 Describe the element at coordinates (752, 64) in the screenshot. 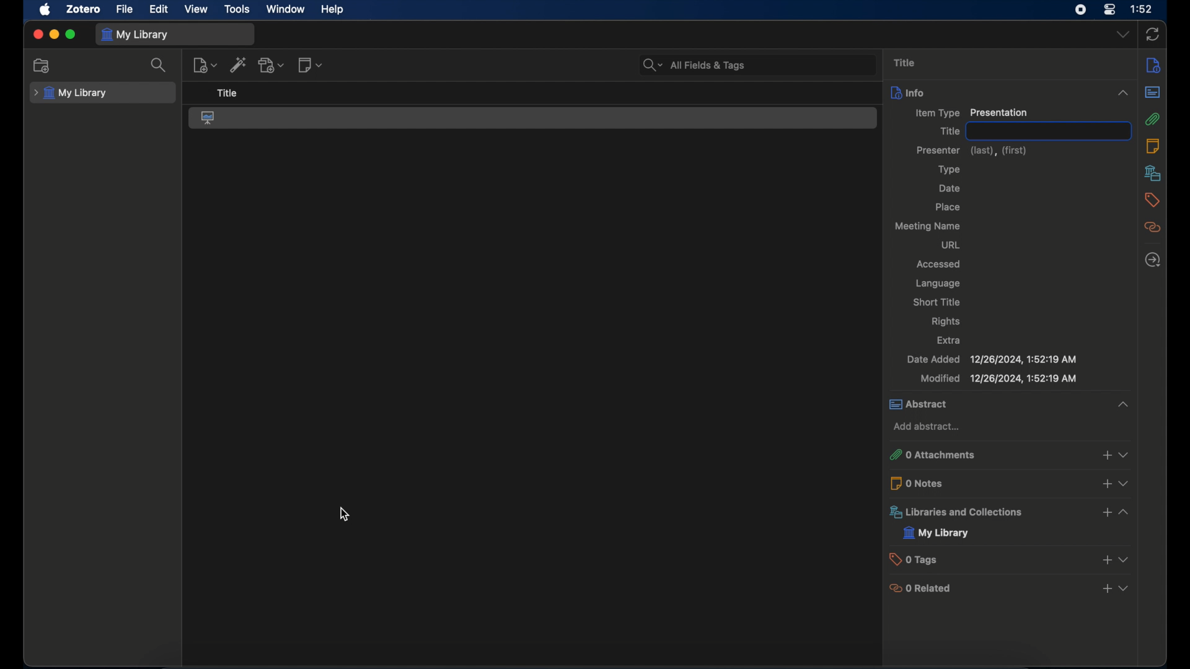

I see `All Fields & Tags` at that location.